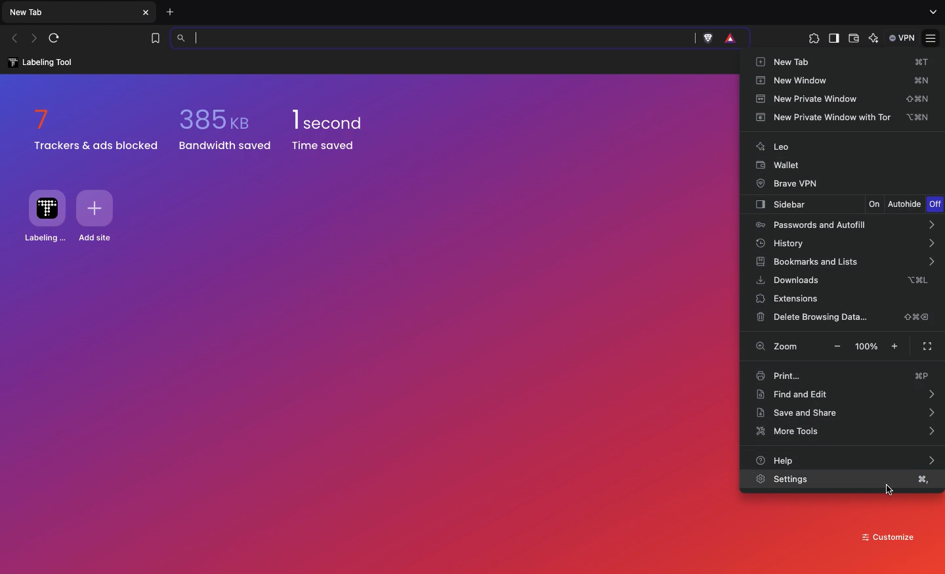 Image resolution: width=945 pixels, height=574 pixels. I want to click on Passwords and autofill, so click(845, 225).